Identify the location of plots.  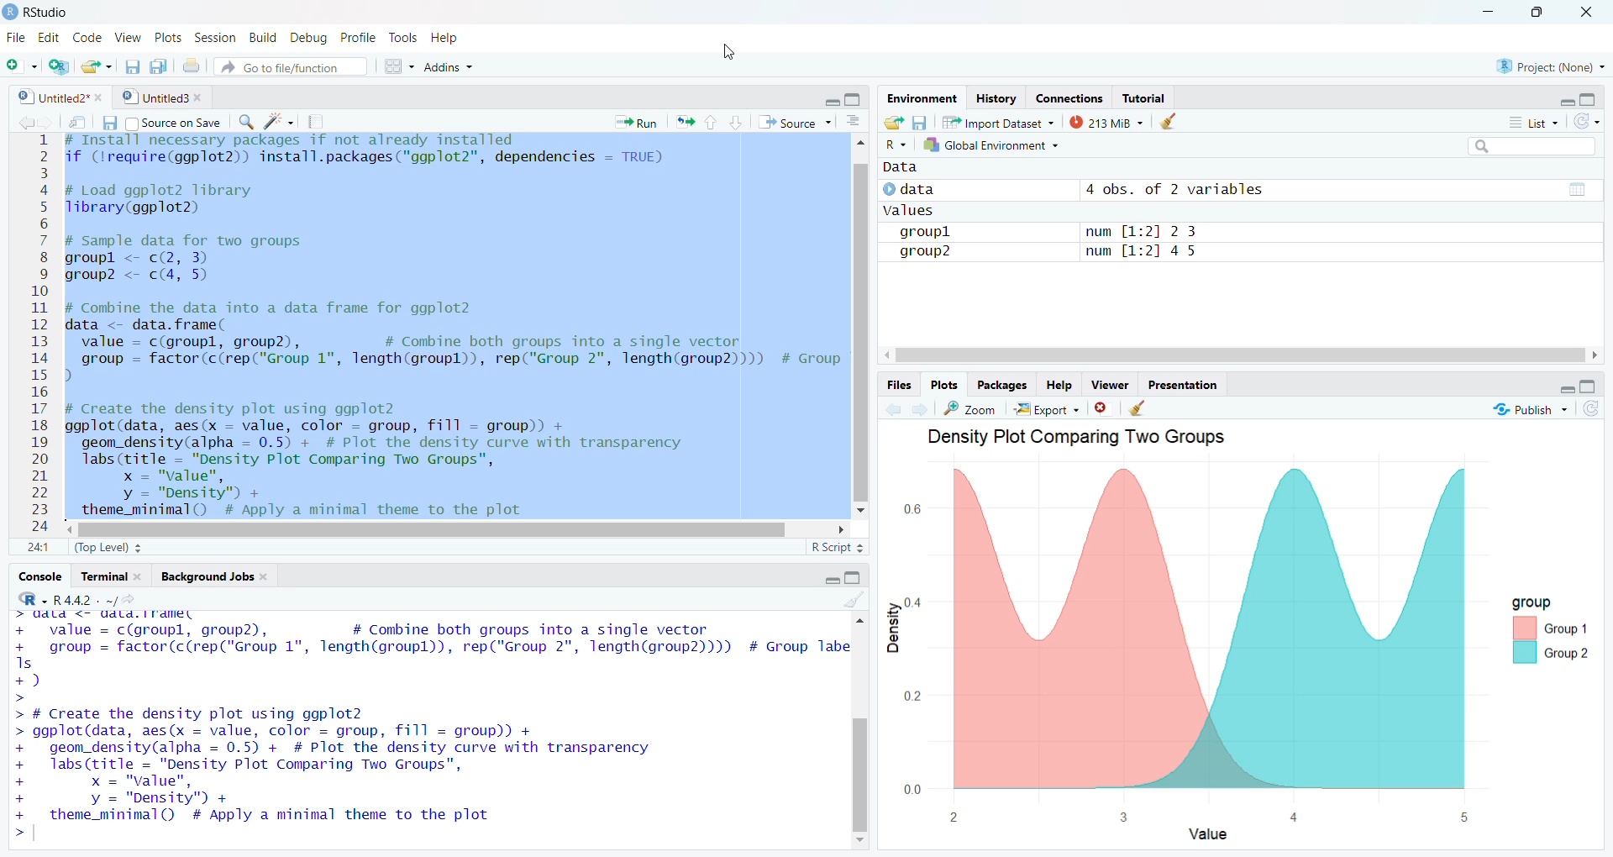
(943, 383).